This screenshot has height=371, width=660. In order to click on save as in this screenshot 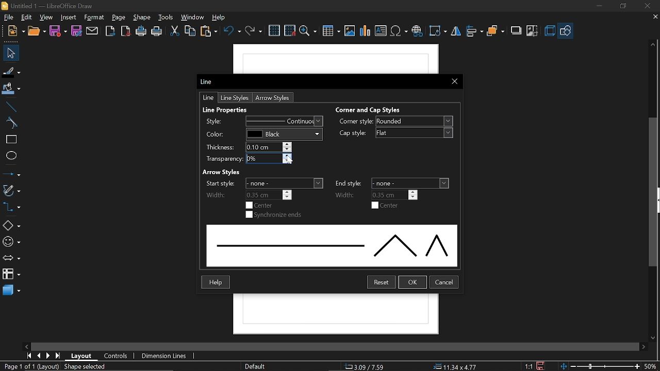, I will do `click(76, 31)`.